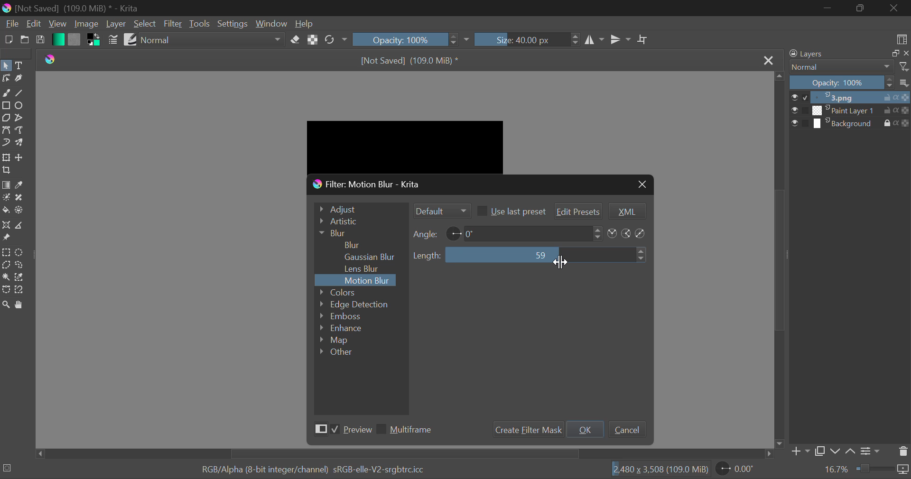  Describe the element at coordinates (6, 65) in the screenshot. I see `Select` at that location.